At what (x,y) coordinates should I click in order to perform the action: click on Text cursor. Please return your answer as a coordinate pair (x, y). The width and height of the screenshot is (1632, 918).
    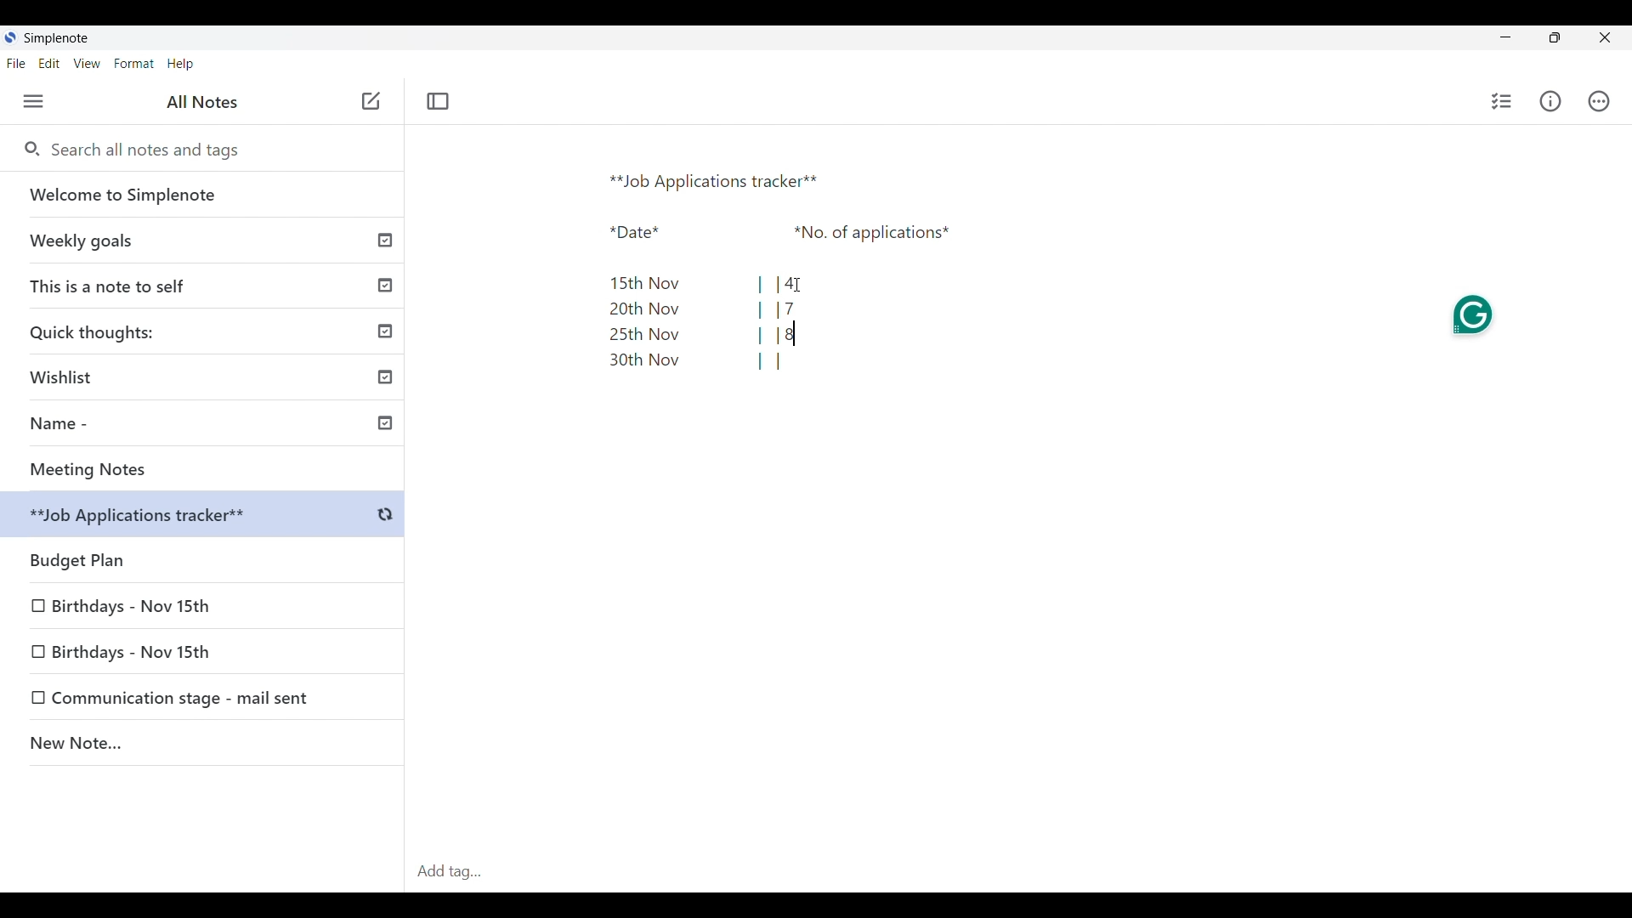
    Looking at the image, I should click on (796, 332).